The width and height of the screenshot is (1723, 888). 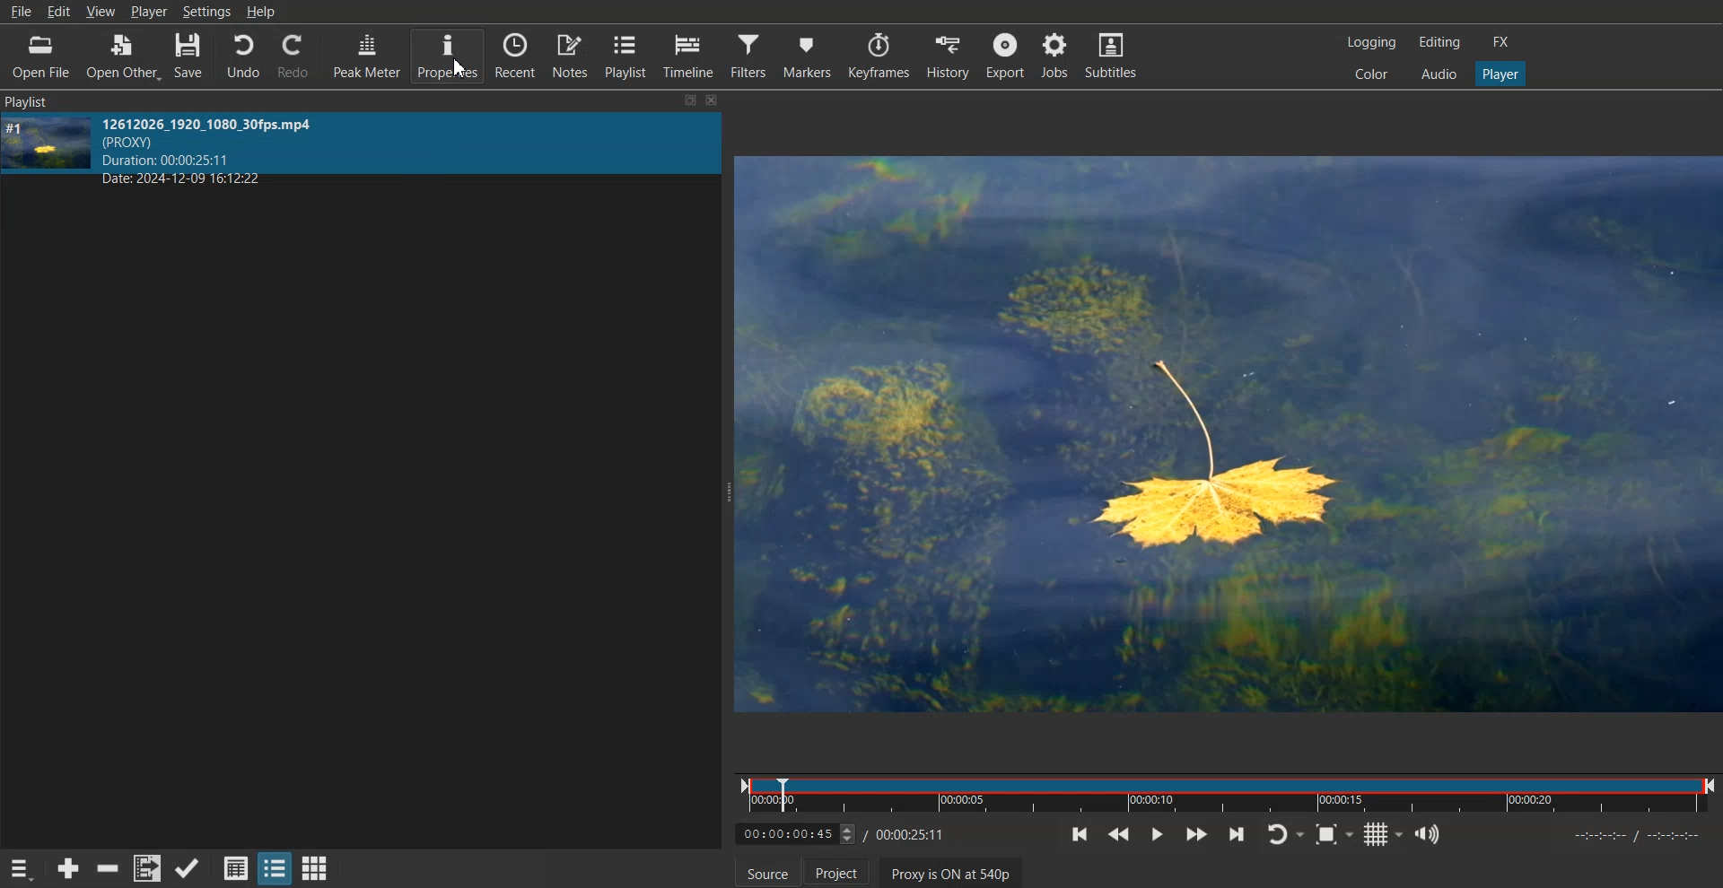 What do you see at coordinates (944, 55) in the screenshot?
I see `History` at bounding box center [944, 55].